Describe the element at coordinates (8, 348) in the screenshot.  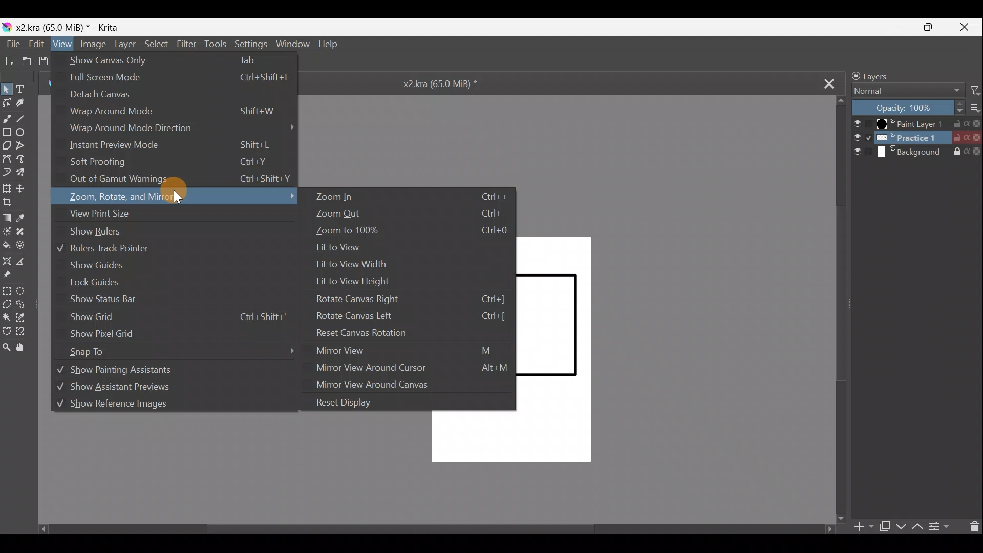
I see `Zoom tool` at that location.